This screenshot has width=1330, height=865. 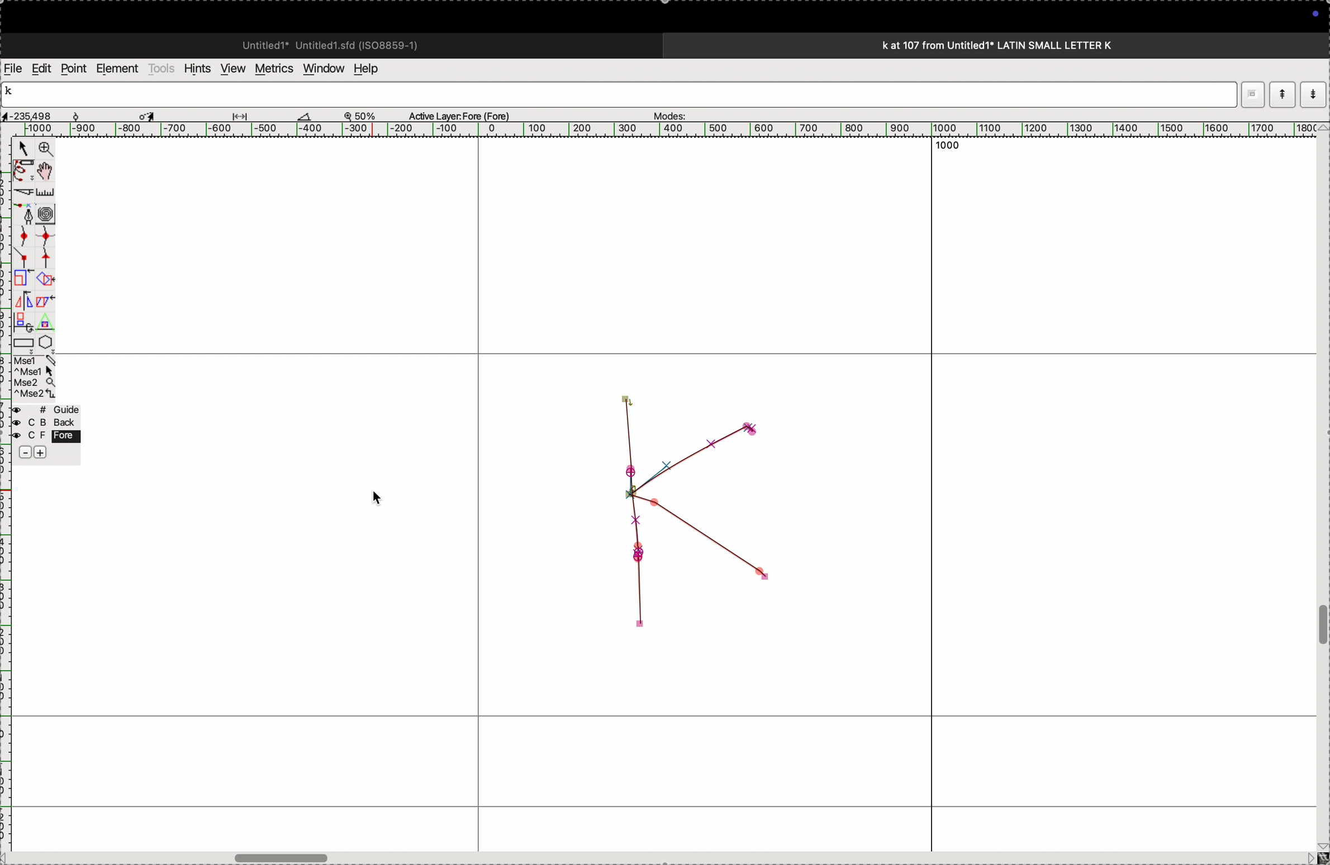 What do you see at coordinates (39, 113) in the screenshot?
I see `co ordinates` at bounding box center [39, 113].